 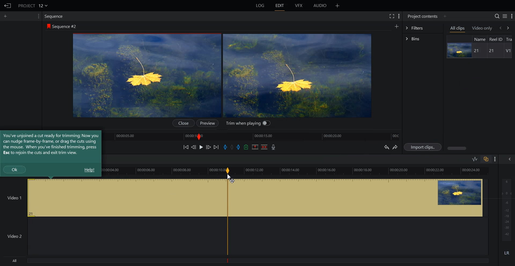 What do you see at coordinates (299, 6) in the screenshot?
I see `VFX` at bounding box center [299, 6].